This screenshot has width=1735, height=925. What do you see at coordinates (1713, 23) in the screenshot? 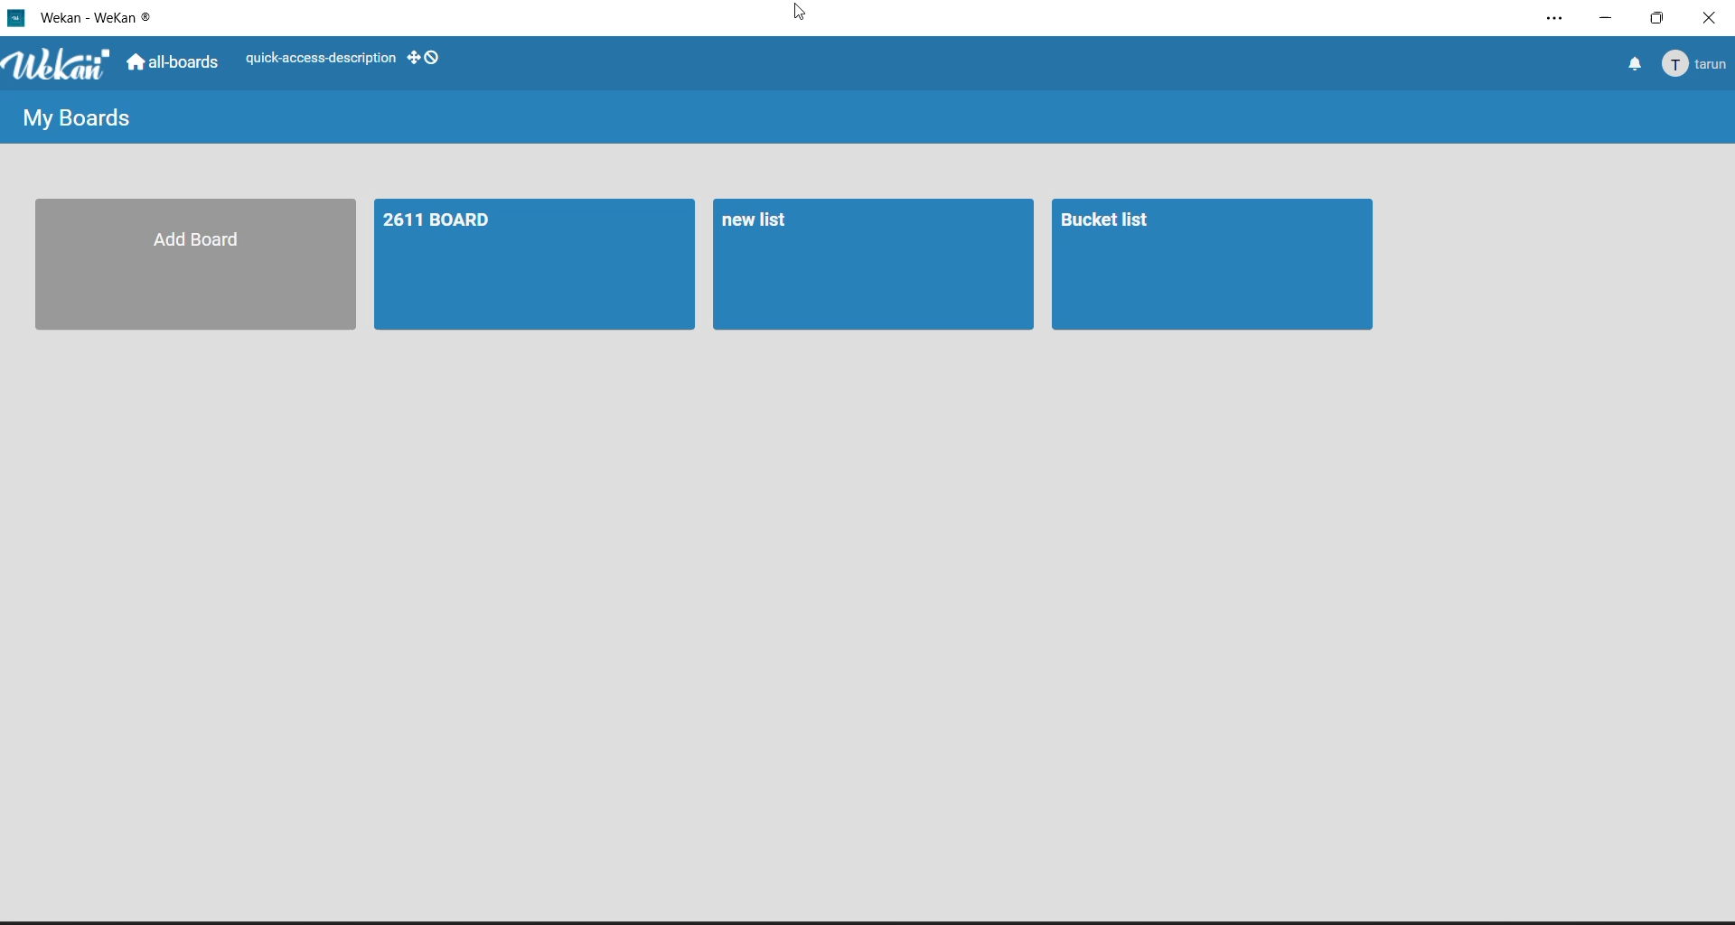
I see `close` at bounding box center [1713, 23].